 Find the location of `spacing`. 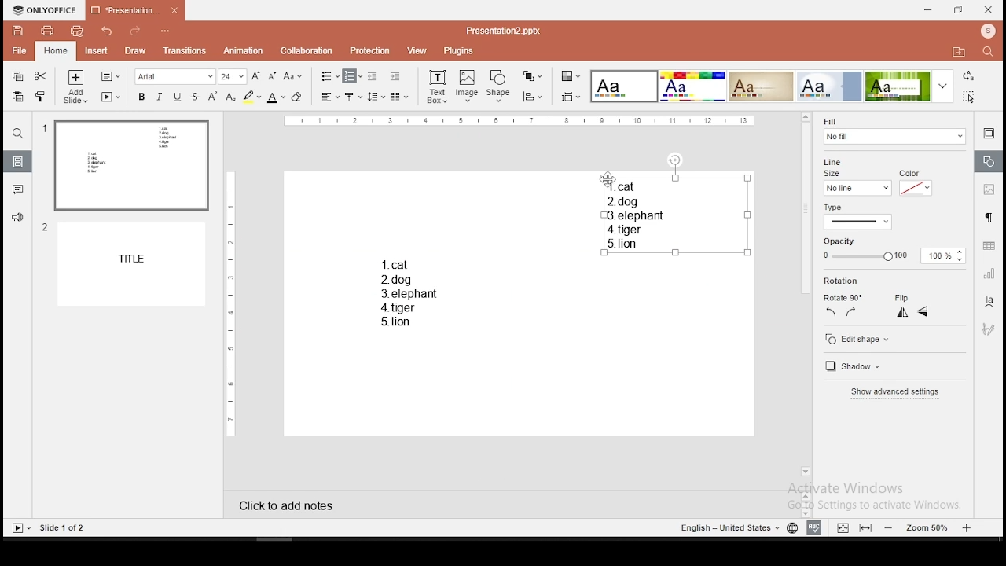

spacing is located at coordinates (376, 96).